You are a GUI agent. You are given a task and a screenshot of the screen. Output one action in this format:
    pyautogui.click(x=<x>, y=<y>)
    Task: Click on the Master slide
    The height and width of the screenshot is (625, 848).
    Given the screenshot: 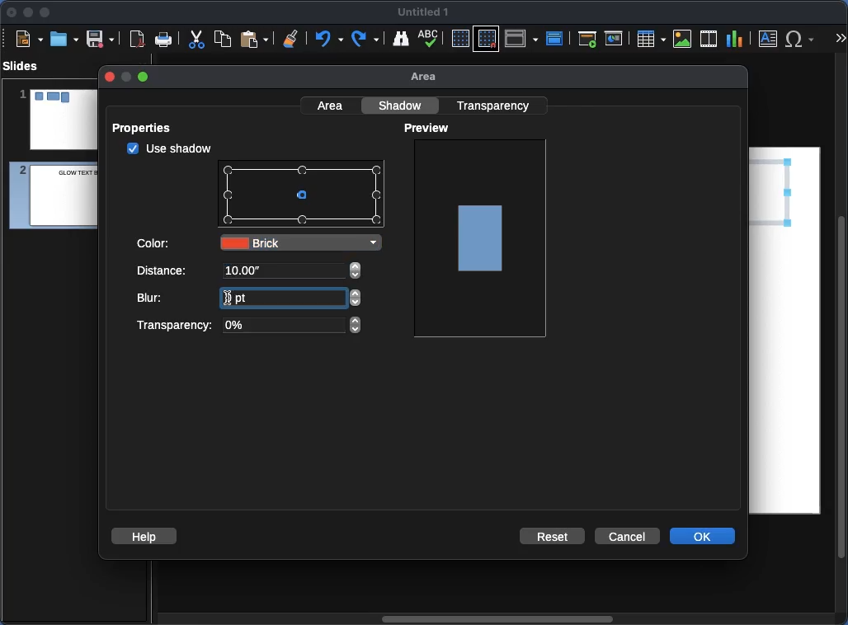 What is the action you would take?
    pyautogui.click(x=557, y=38)
    